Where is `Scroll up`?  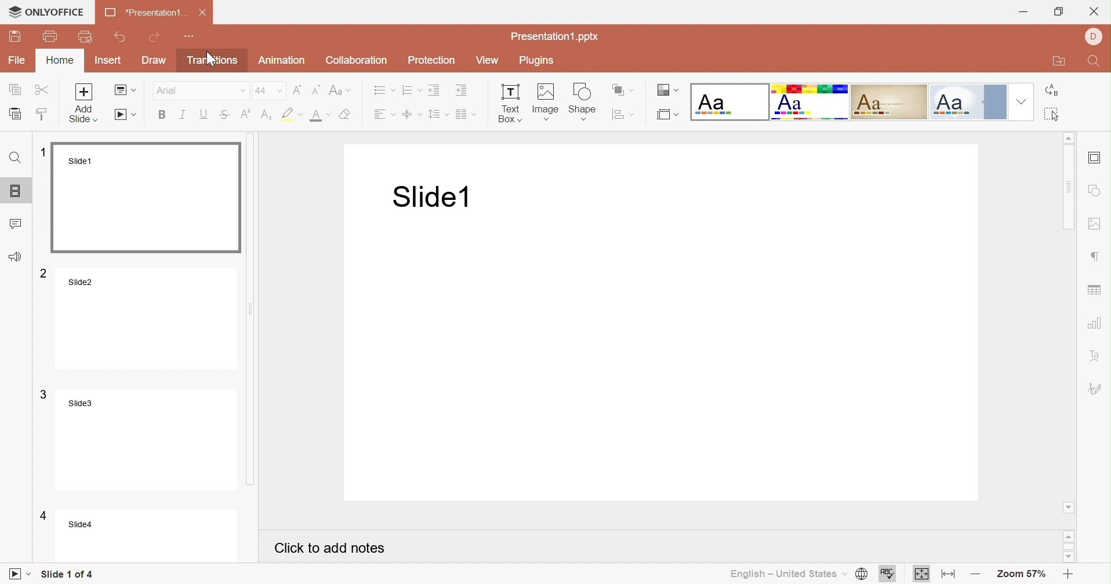 Scroll up is located at coordinates (1071, 138).